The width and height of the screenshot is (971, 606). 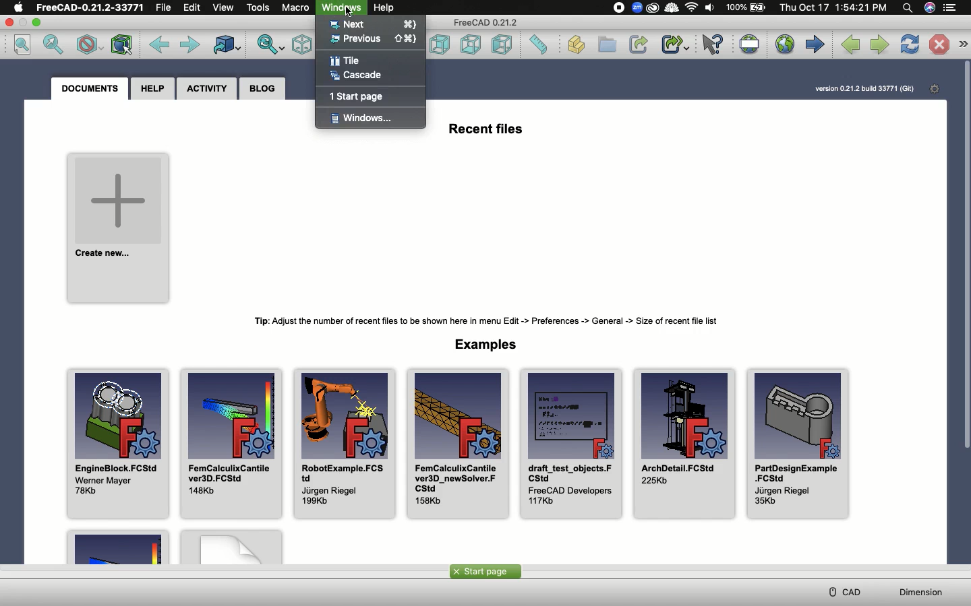 I want to click on Isometric, so click(x=303, y=45).